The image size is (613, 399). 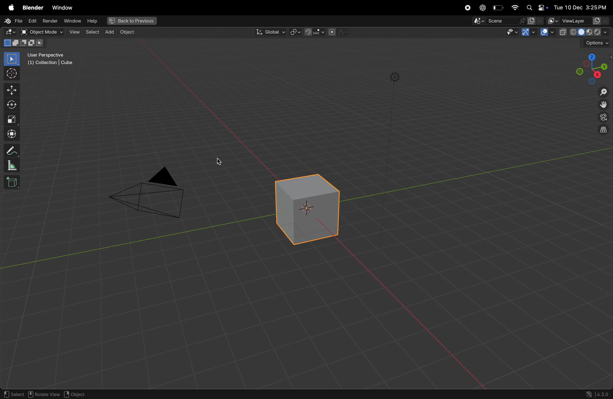 What do you see at coordinates (11, 106) in the screenshot?
I see `transform` at bounding box center [11, 106].